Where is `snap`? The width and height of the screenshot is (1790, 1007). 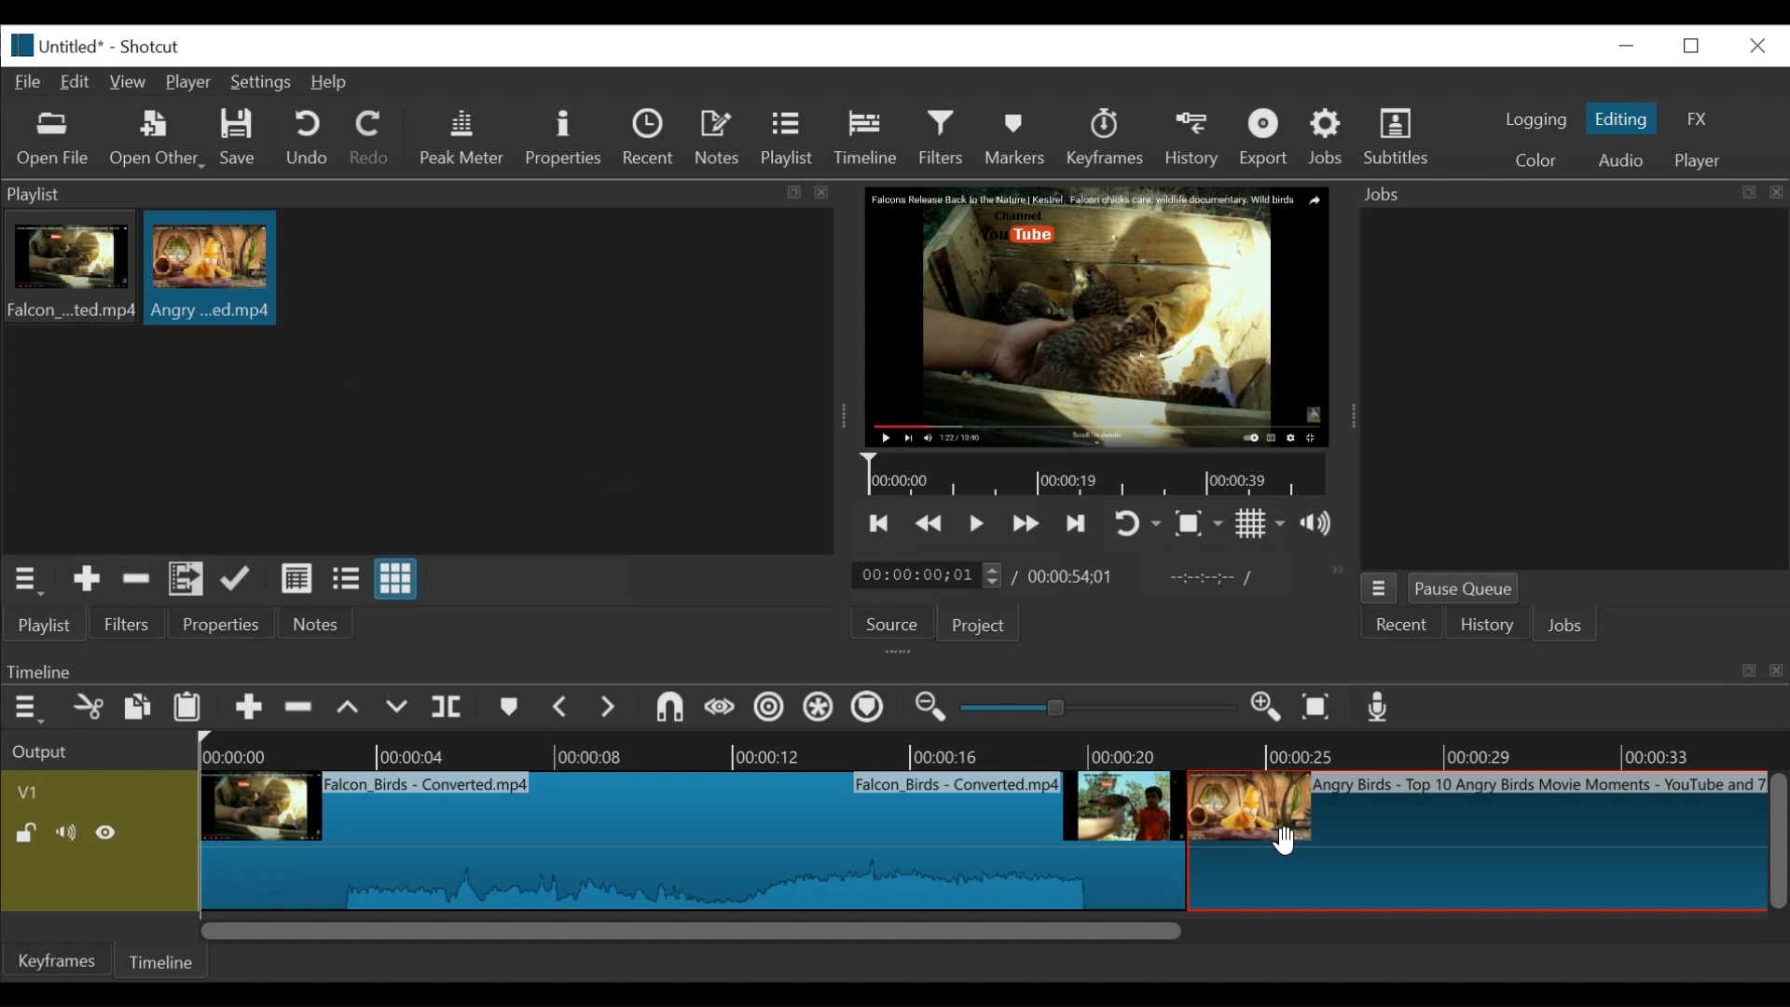
snap is located at coordinates (672, 710).